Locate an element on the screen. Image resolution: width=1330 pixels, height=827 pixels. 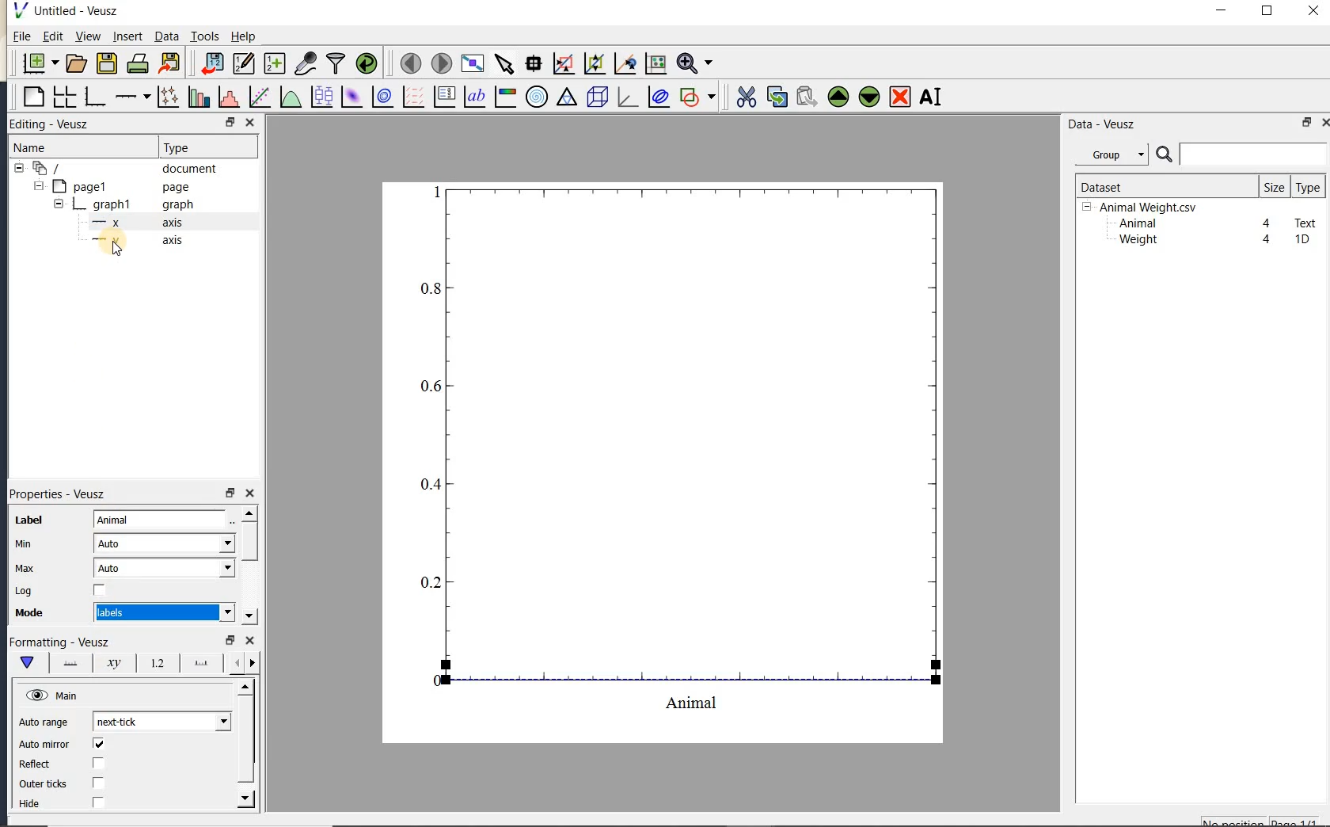
Untitled-Veusz is located at coordinates (70, 11).